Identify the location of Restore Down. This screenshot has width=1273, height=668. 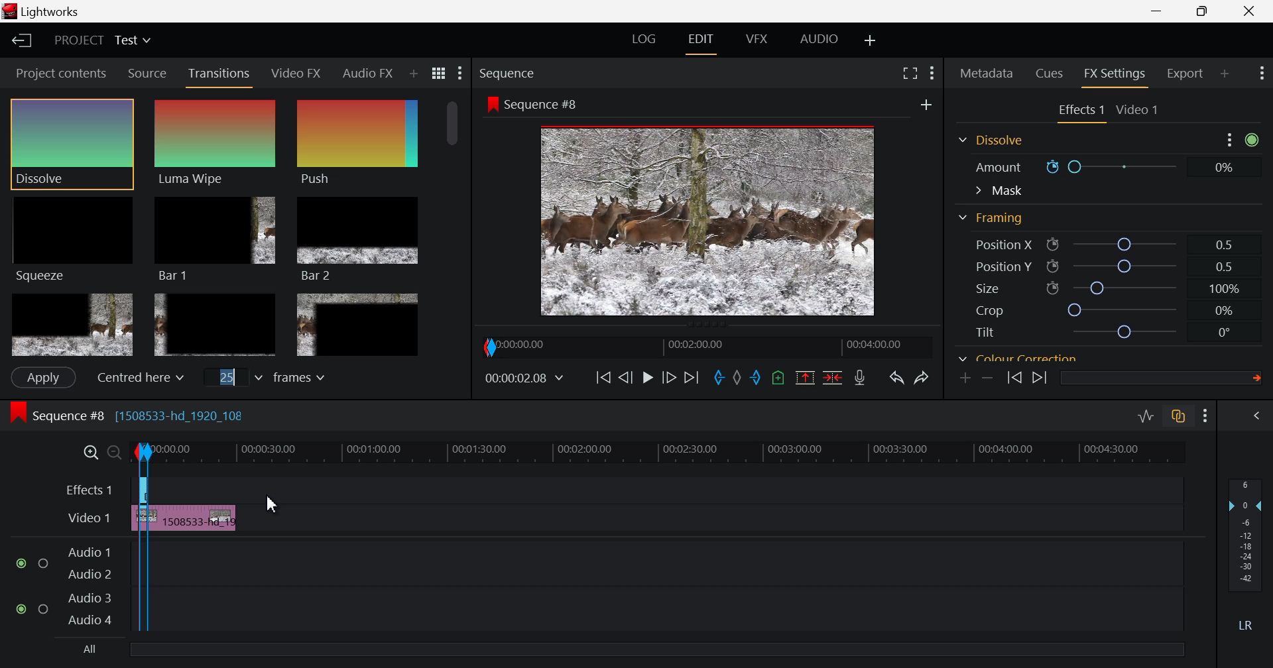
(1160, 11).